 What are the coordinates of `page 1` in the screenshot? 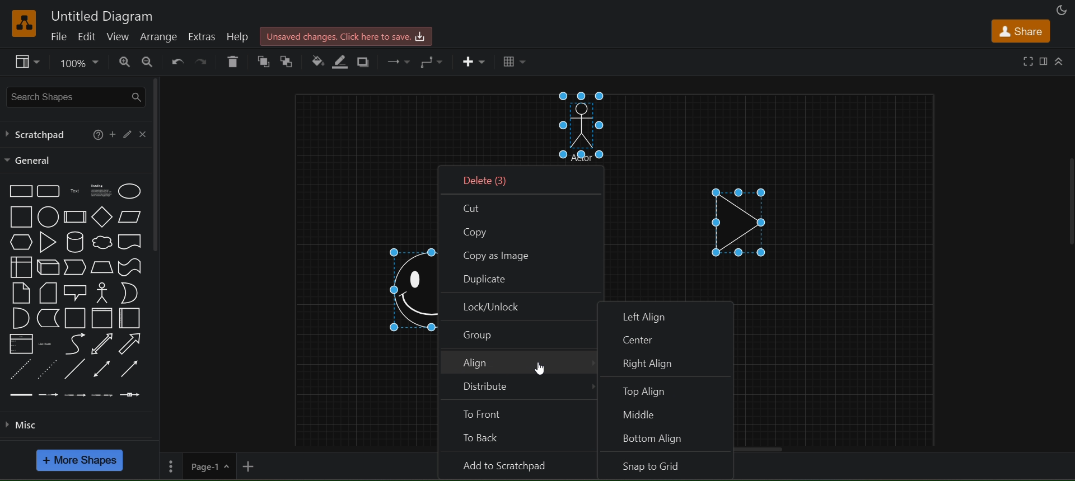 It's located at (197, 466).